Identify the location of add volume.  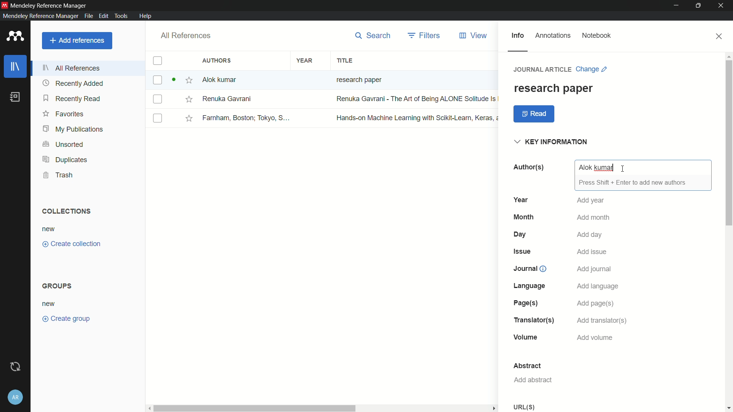
(596, 338).